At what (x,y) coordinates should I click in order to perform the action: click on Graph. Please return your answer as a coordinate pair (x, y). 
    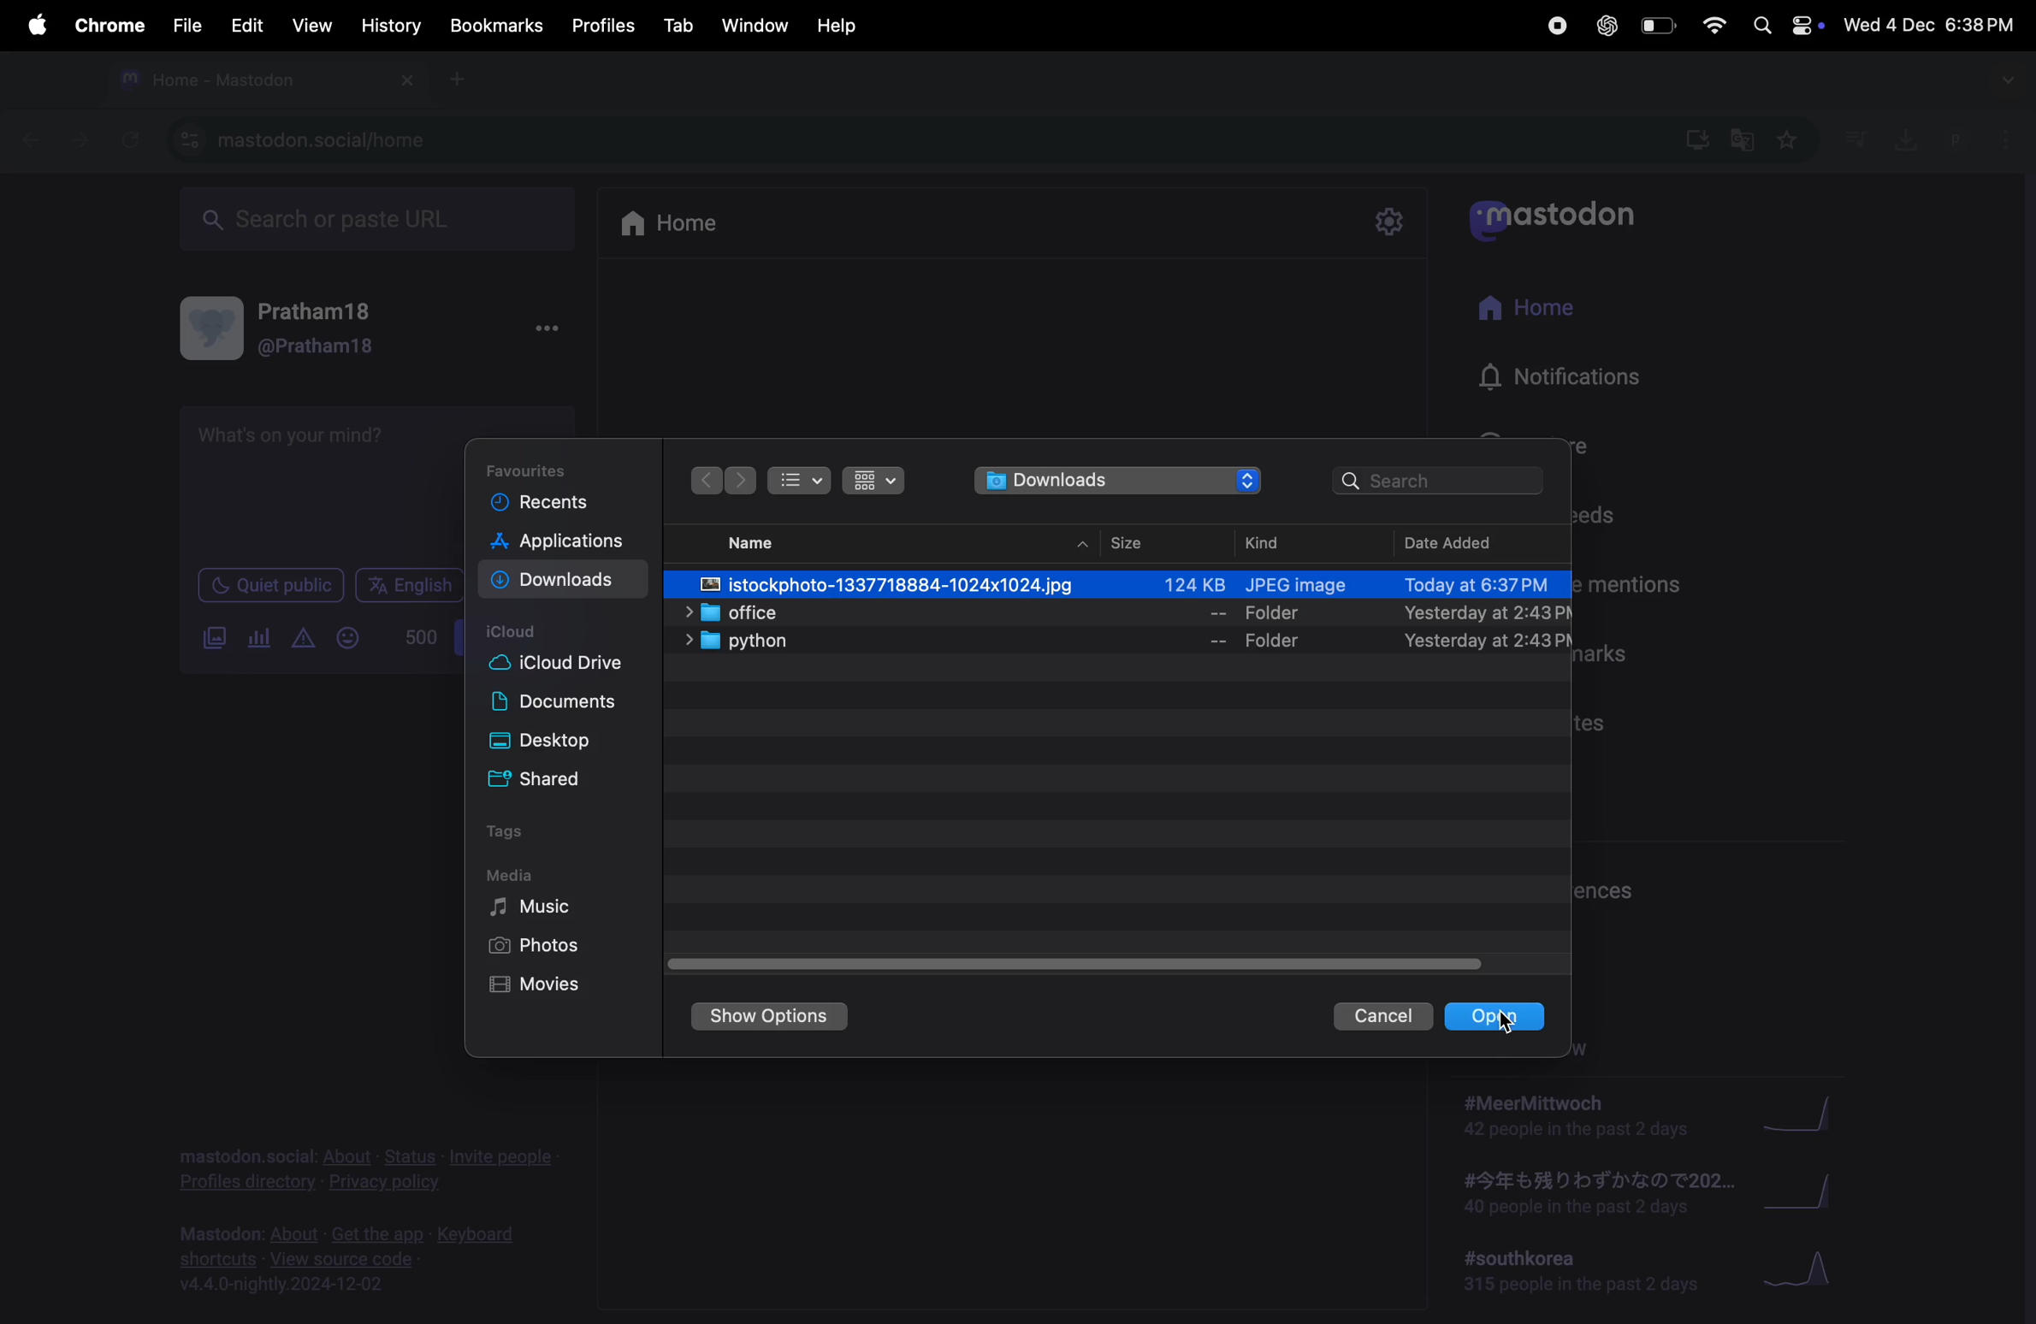
    Looking at the image, I should click on (1808, 1272).